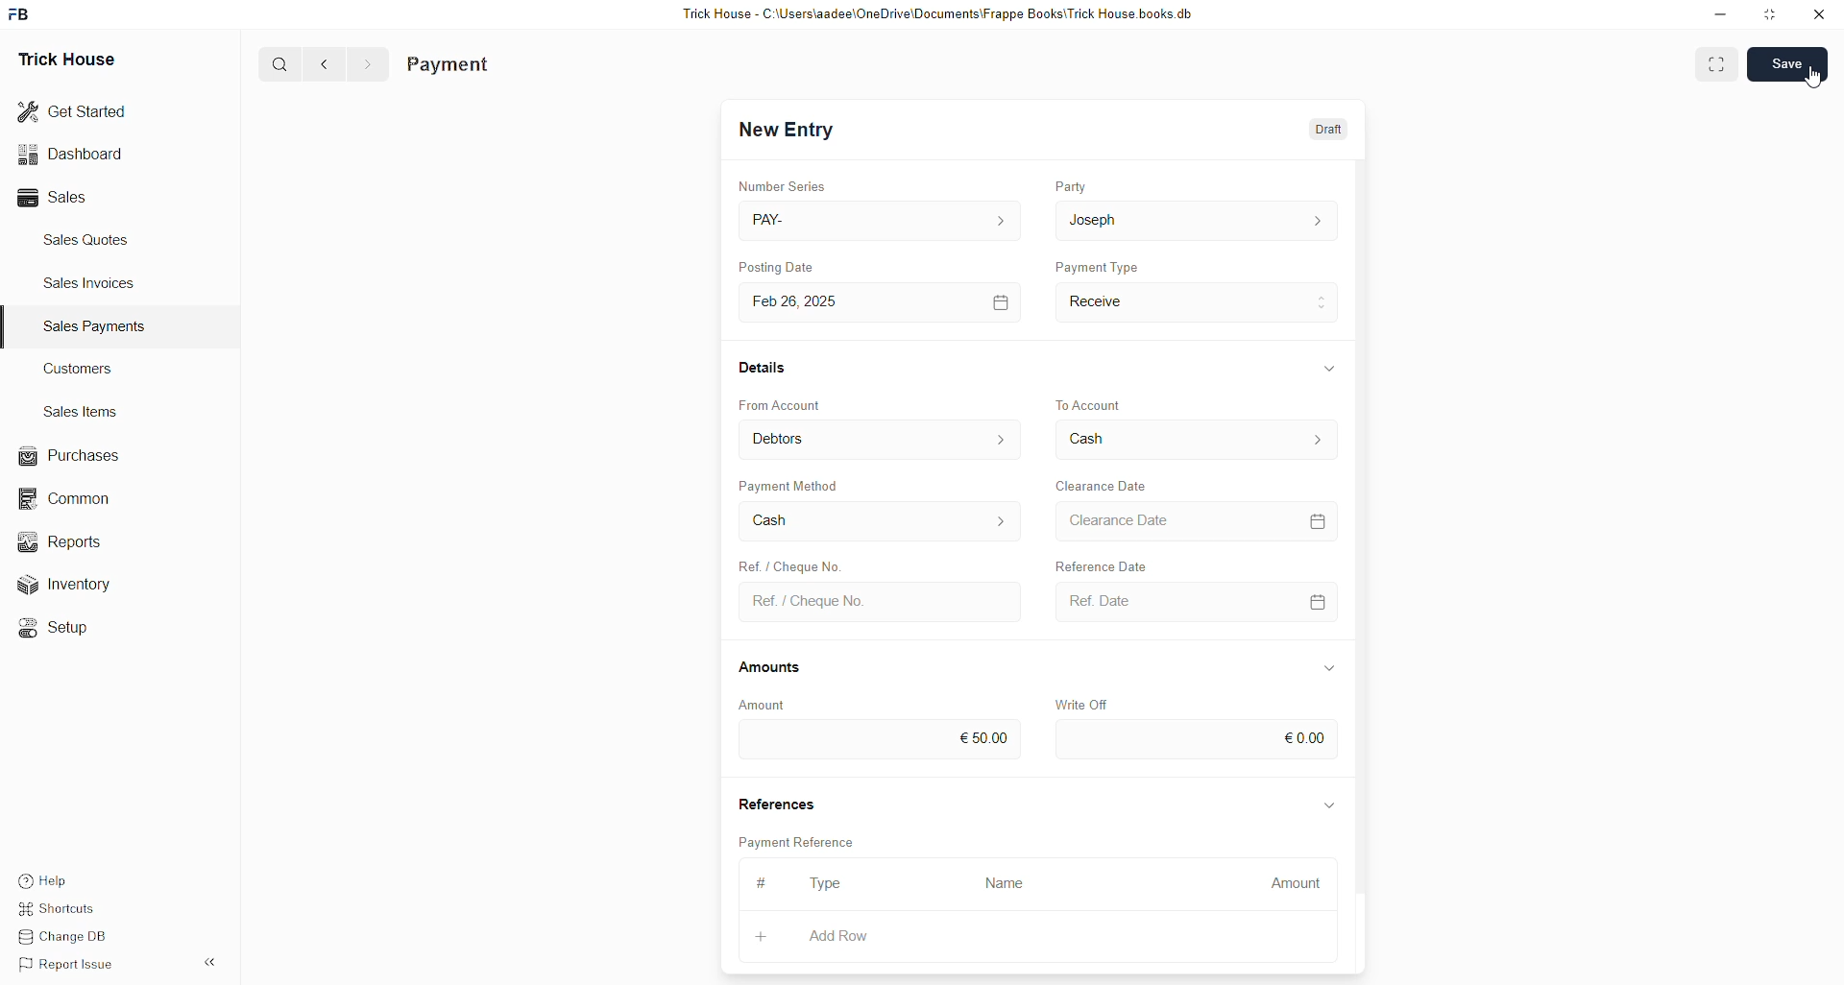  Describe the element at coordinates (1331, 128) in the screenshot. I see `Draft` at that location.